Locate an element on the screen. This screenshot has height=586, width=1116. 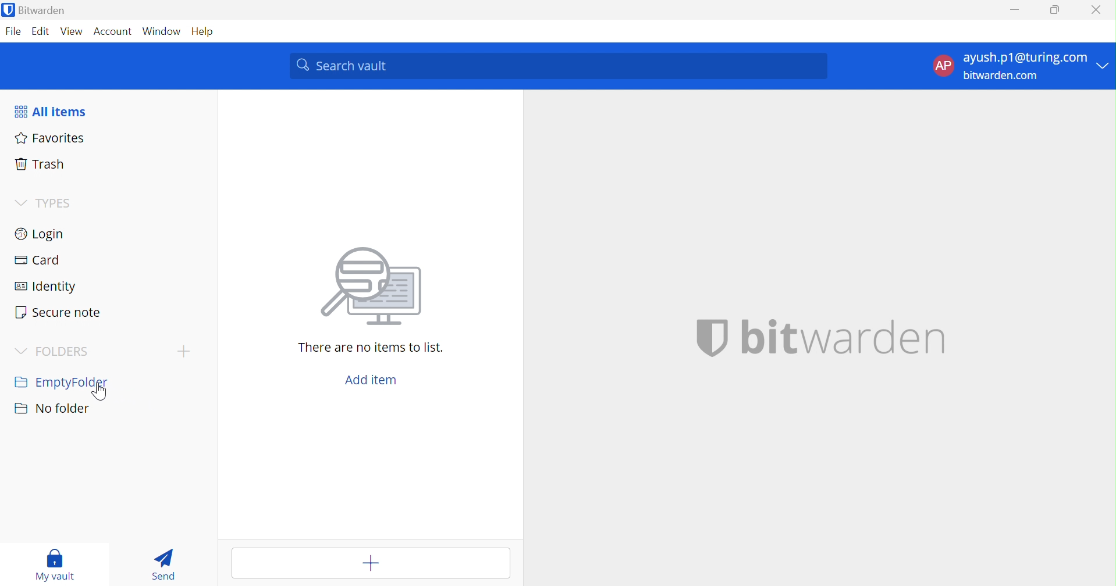
Bitwarden is located at coordinates (35, 9).